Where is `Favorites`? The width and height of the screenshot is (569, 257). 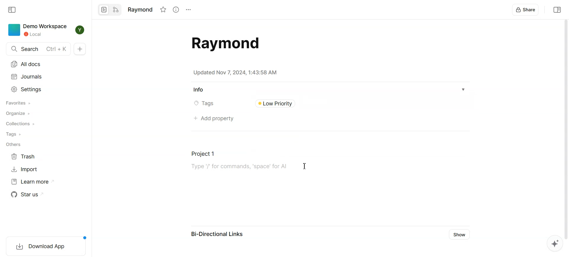
Favorites is located at coordinates (19, 103).